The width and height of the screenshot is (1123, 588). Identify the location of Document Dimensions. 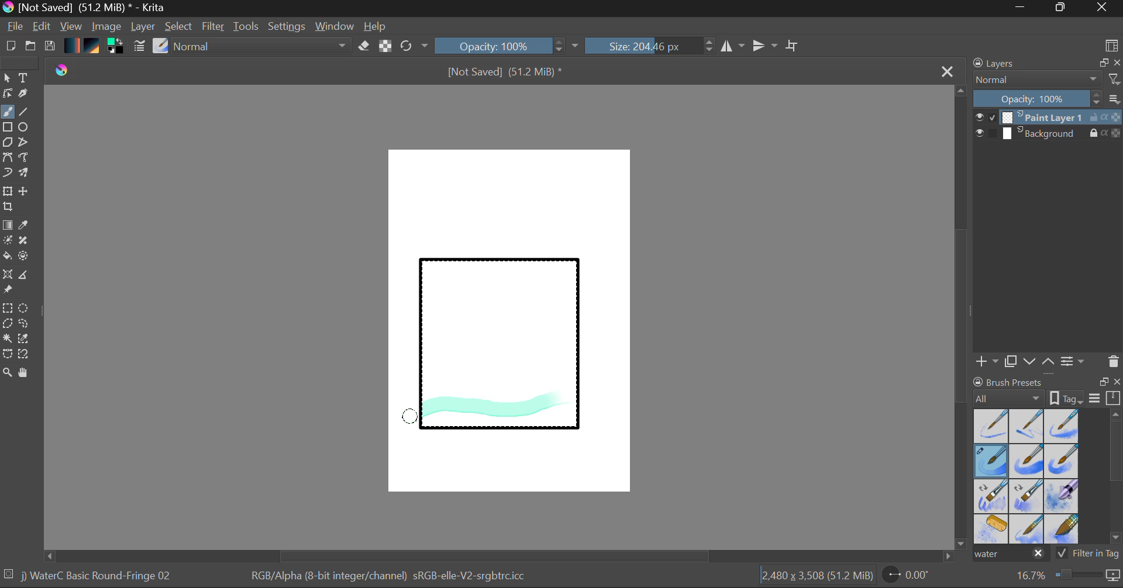
(817, 577).